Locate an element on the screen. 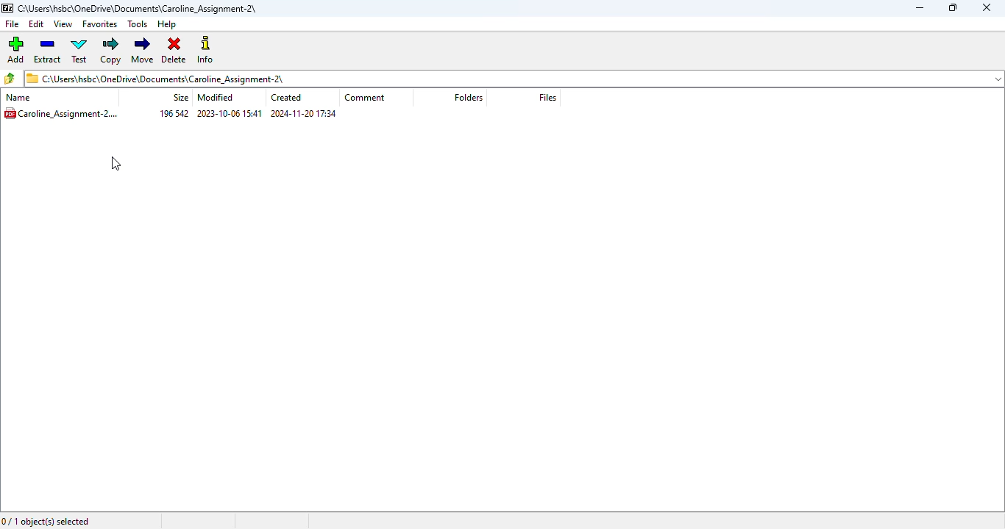 The image size is (1005, 529). help is located at coordinates (166, 24).